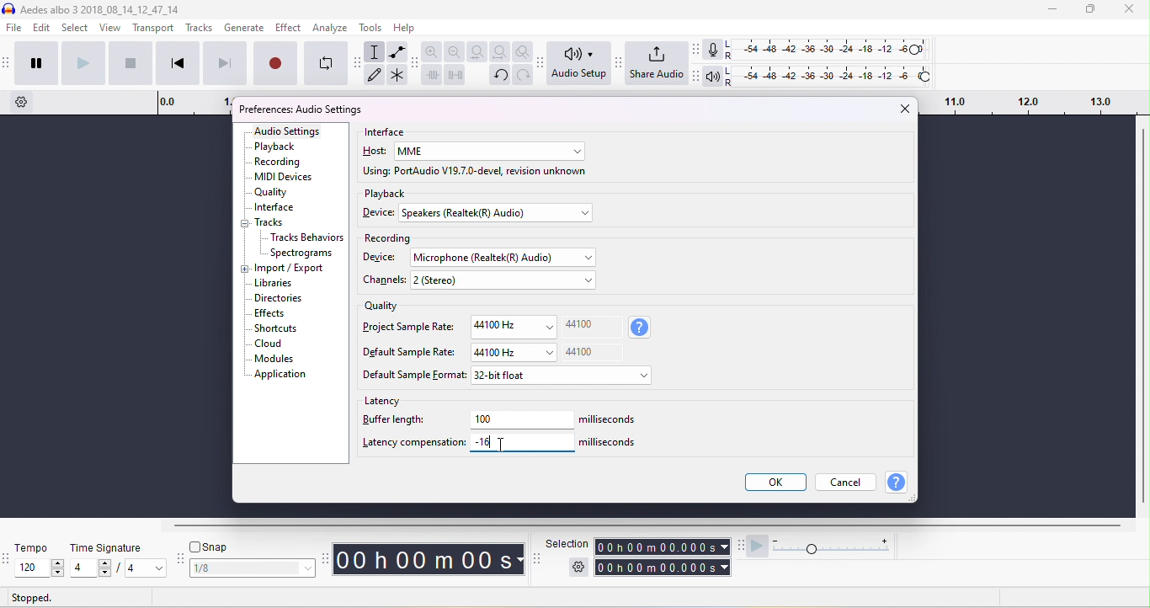 Image resolution: width=1150 pixels, height=608 pixels. Describe the element at coordinates (567, 544) in the screenshot. I see `selection` at that location.